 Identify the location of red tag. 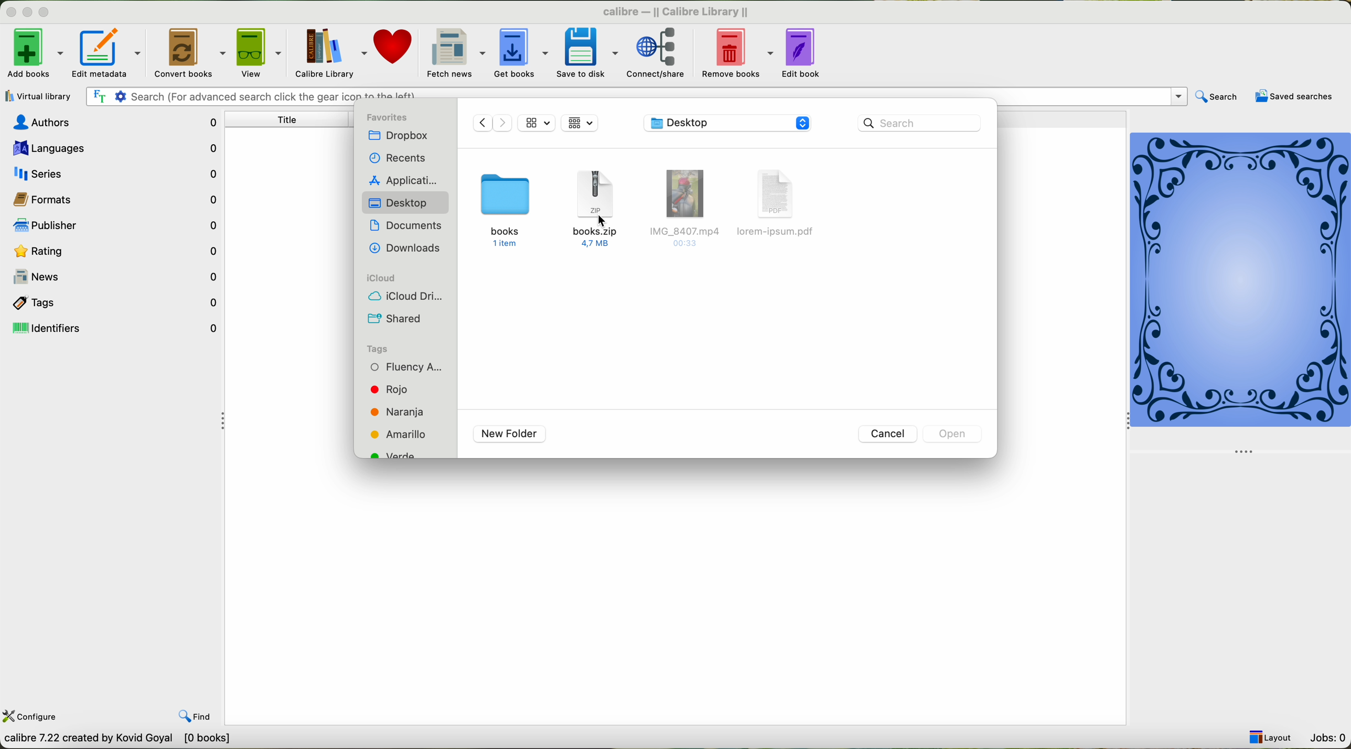
(390, 389).